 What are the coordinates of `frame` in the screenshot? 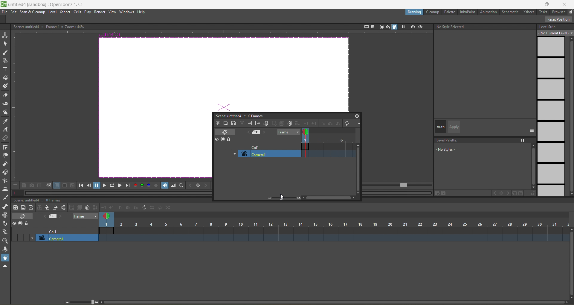 It's located at (328, 144).